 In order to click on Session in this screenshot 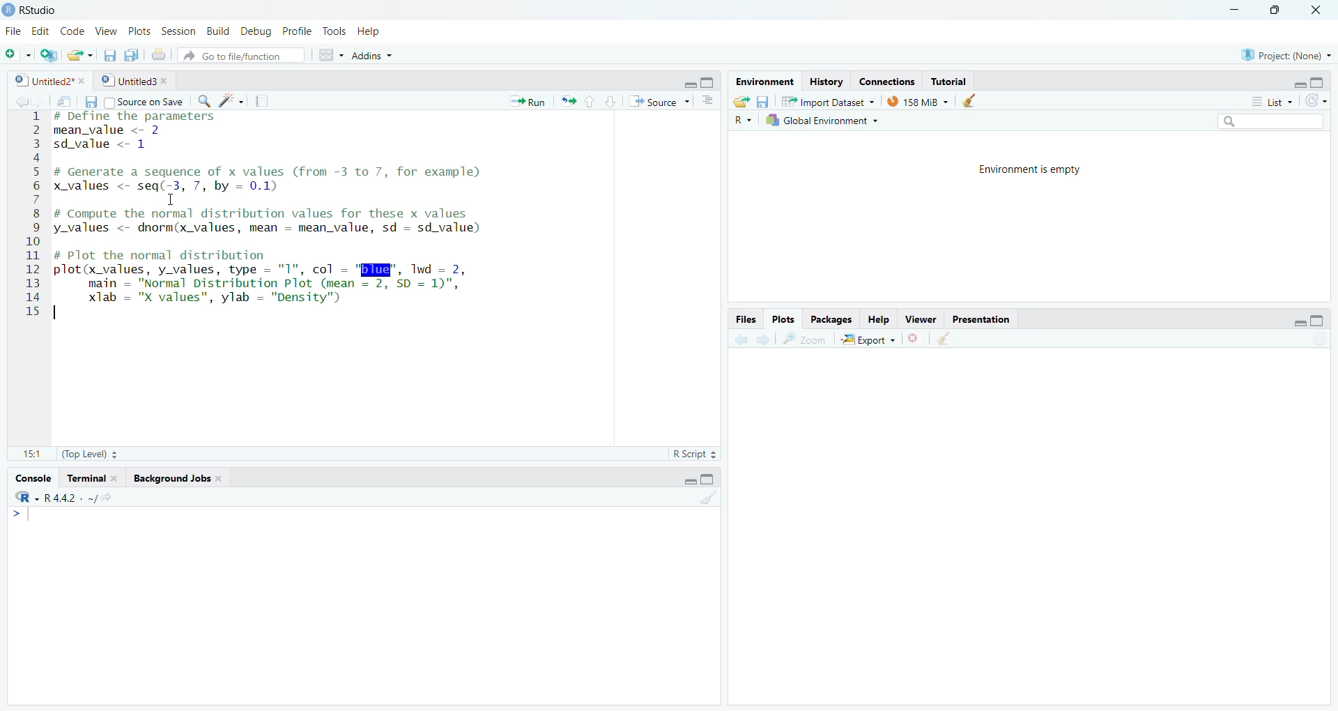, I will do `click(175, 30)`.